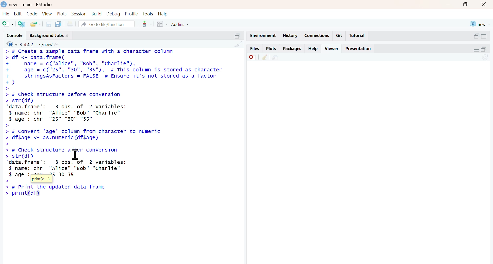 The height and width of the screenshot is (264, 493). Describe the element at coordinates (47, 14) in the screenshot. I see `view` at that location.